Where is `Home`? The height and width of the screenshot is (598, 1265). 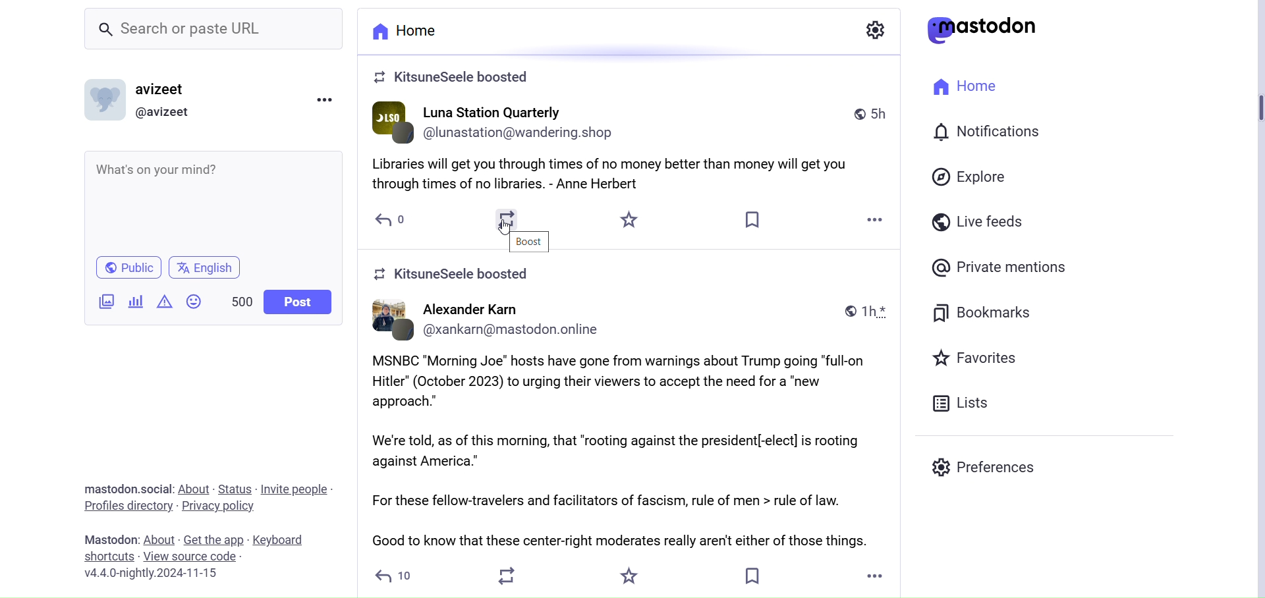 Home is located at coordinates (404, 31).